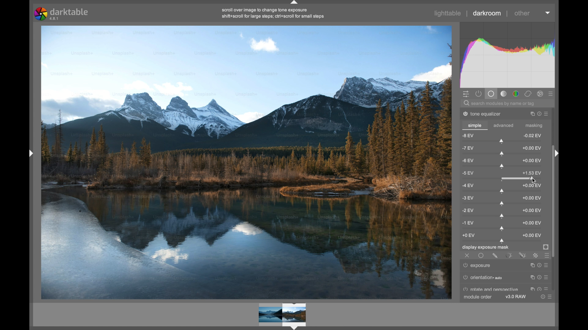 The image size is (588, 330). I want to click on Drag handle, so click(557, 153).